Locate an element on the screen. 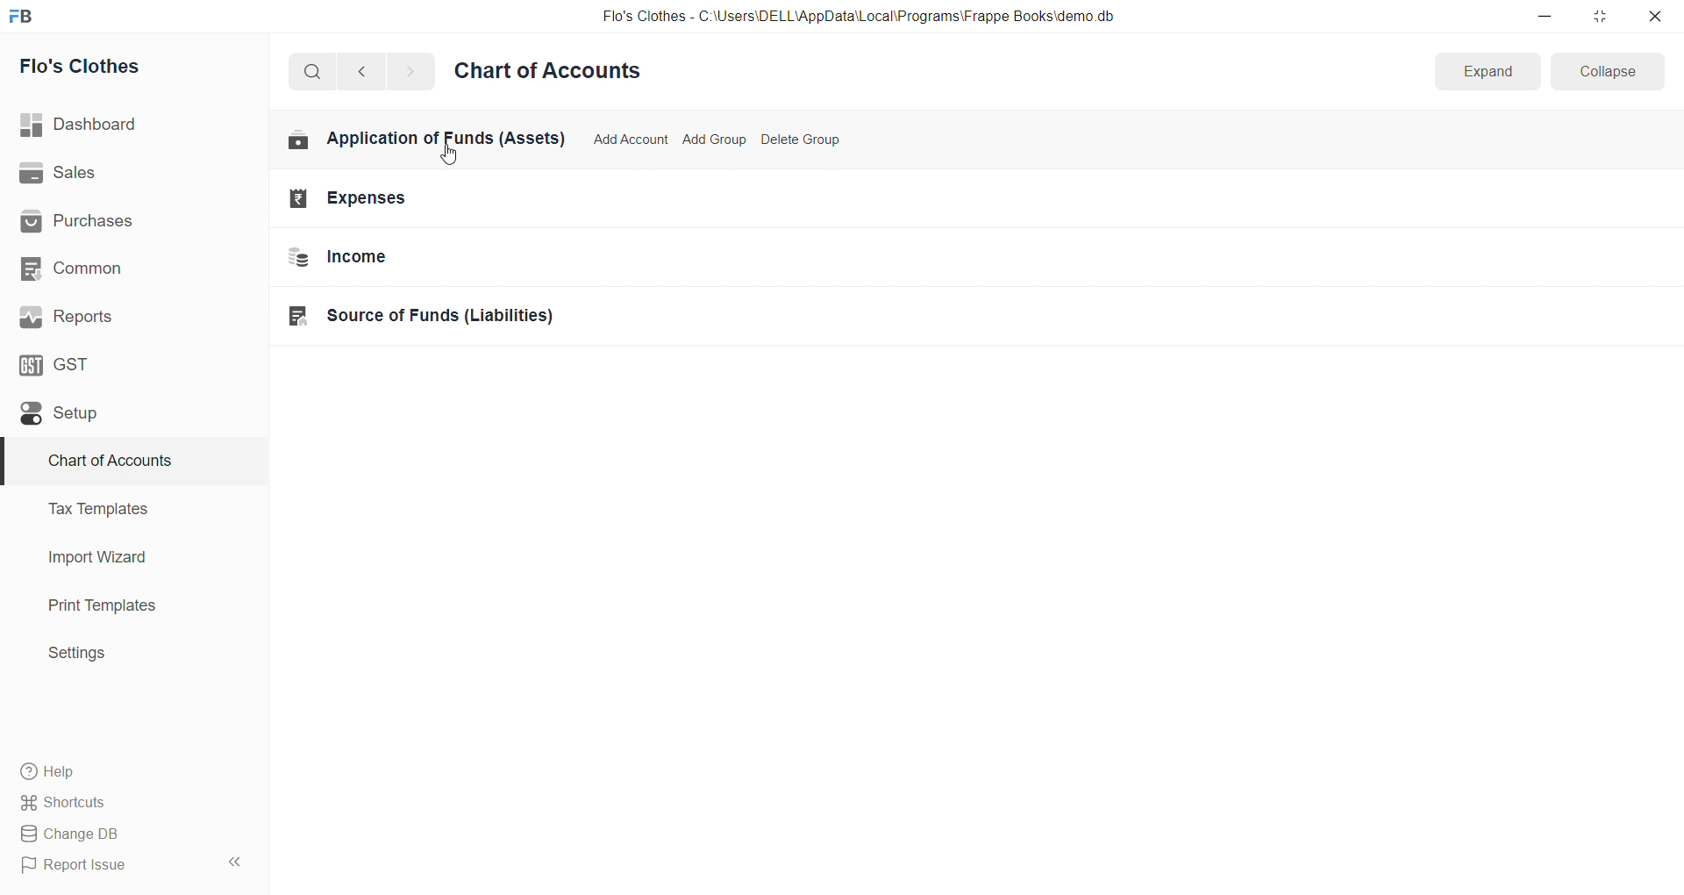 Image resolution: width=1684 pixels, height=895 pixels. Chart of Accounts is located at coordinates (553, 72).